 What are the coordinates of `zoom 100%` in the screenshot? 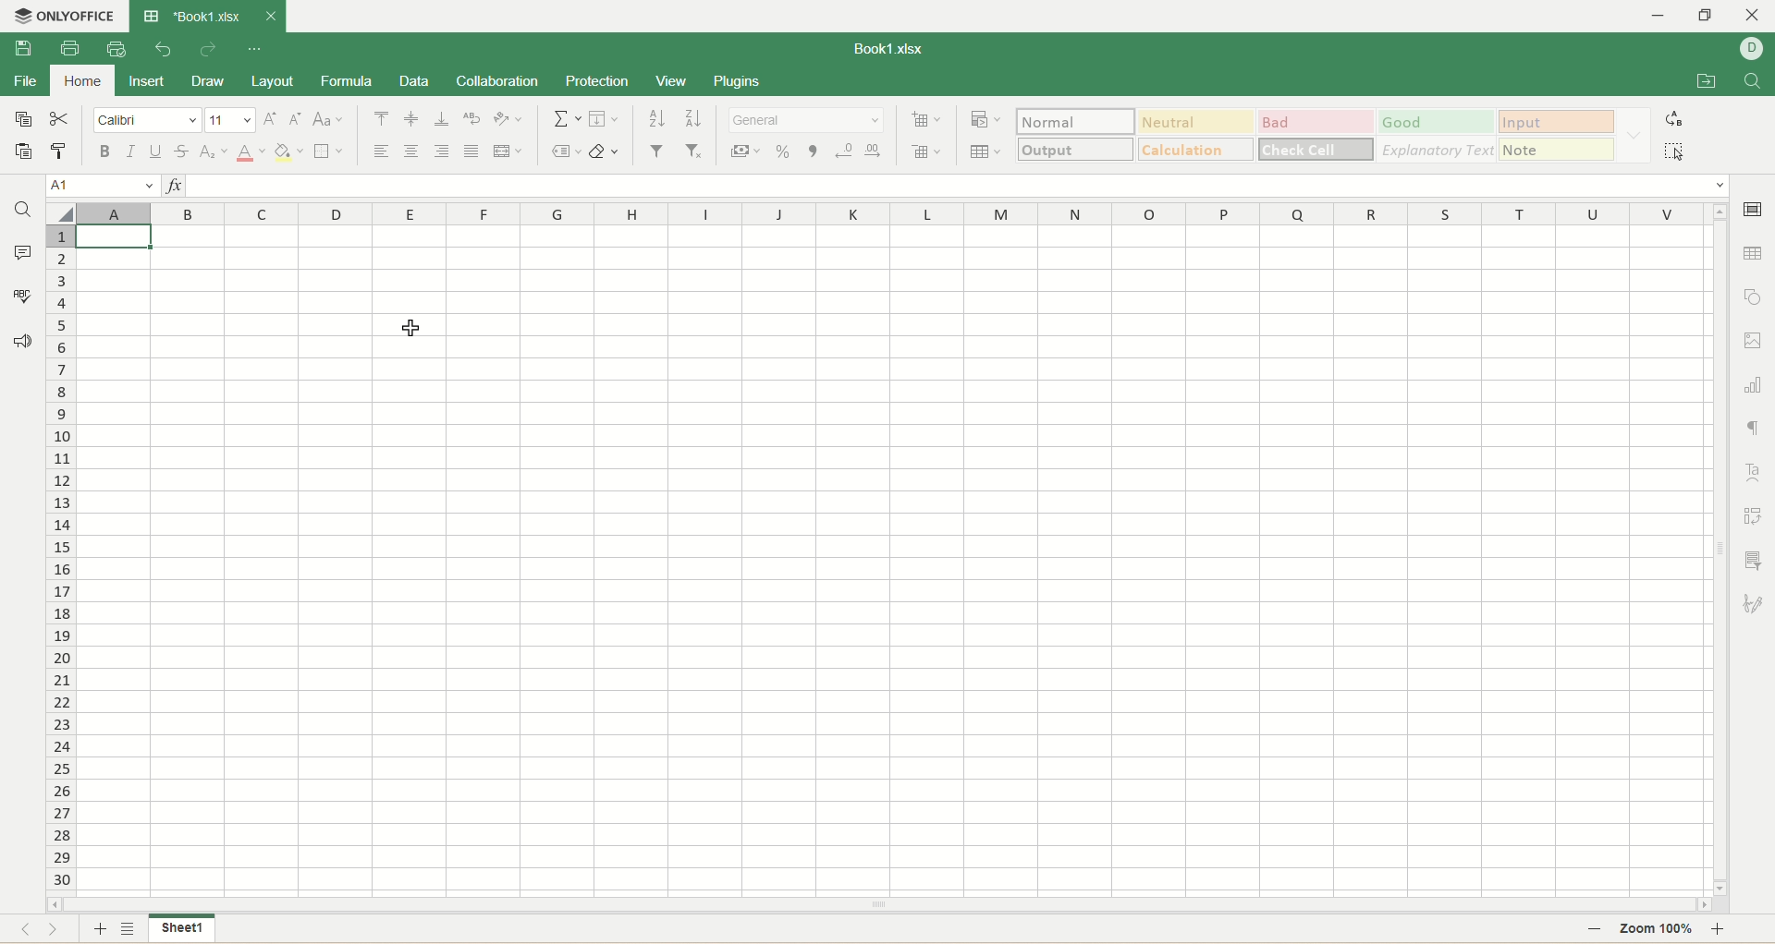 It's located at (1659, 931).